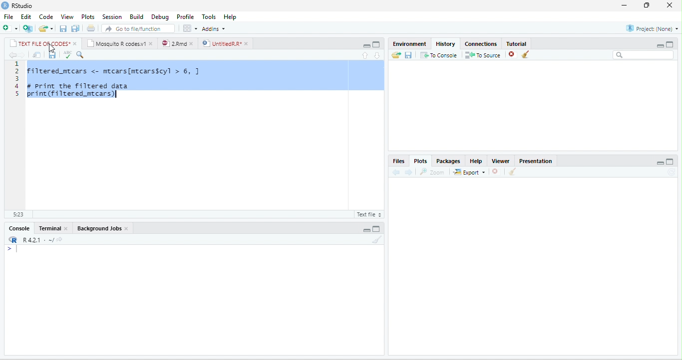 This screenshot has height=360, width=682. Describe the element at coordinates (75, 28) in the screenshot. I see `save all` at that location.